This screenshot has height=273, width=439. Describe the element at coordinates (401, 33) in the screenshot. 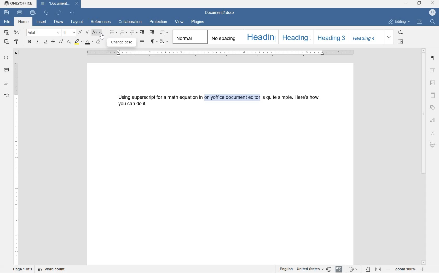

I see `REPLACE` at that location.